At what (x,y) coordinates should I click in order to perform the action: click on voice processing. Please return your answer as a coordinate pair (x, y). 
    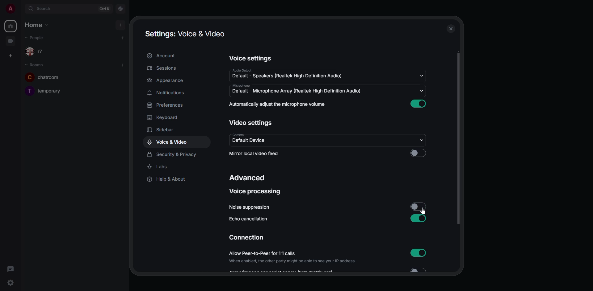
    Looking at the image, I should click on (256, 193).